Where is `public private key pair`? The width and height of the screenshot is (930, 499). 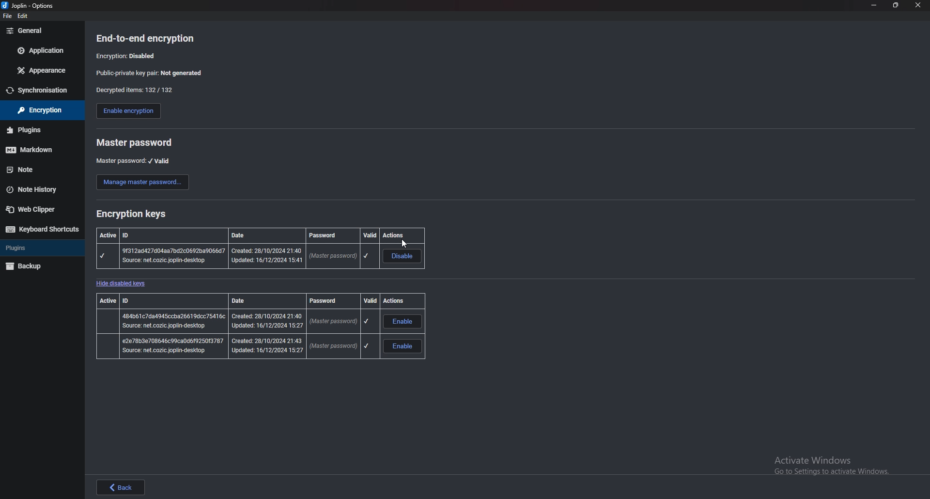 public private key pair is located at coordinates (148, 73).